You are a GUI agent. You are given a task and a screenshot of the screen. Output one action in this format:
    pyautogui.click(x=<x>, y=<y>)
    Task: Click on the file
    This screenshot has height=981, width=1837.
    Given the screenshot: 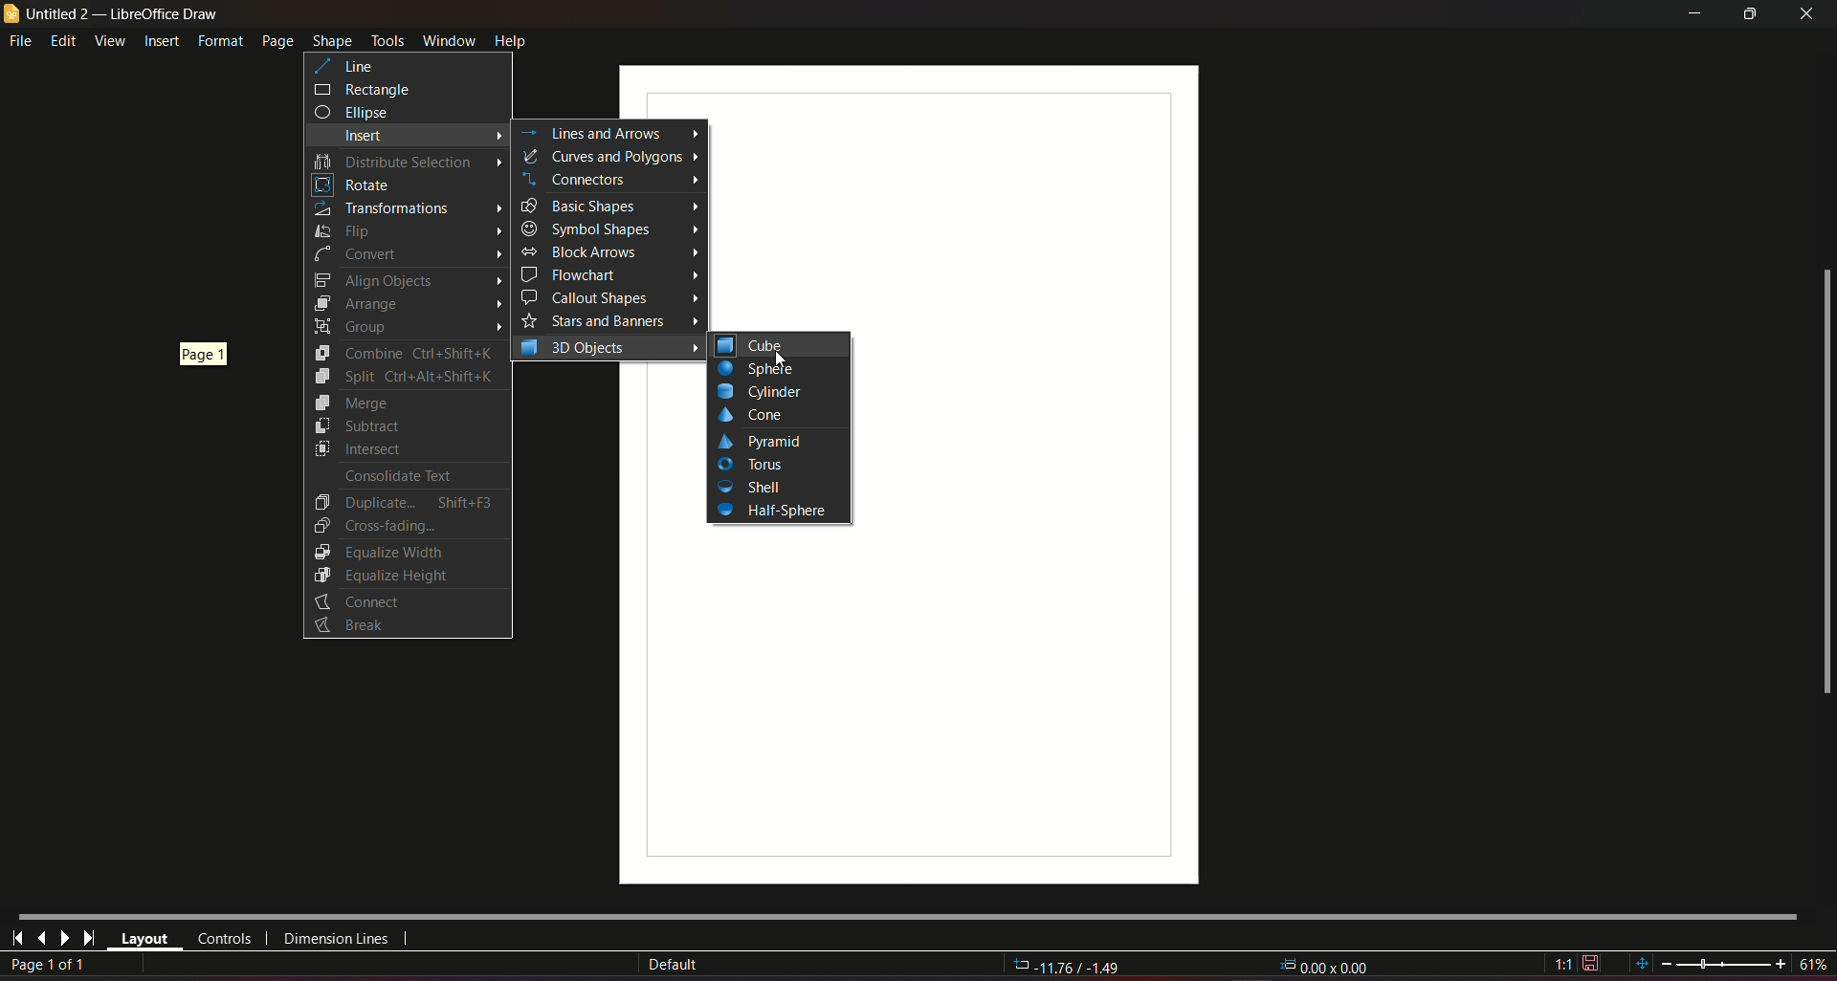 What is the action you would take?
    pyautogui.click(x=22, y=42)
    